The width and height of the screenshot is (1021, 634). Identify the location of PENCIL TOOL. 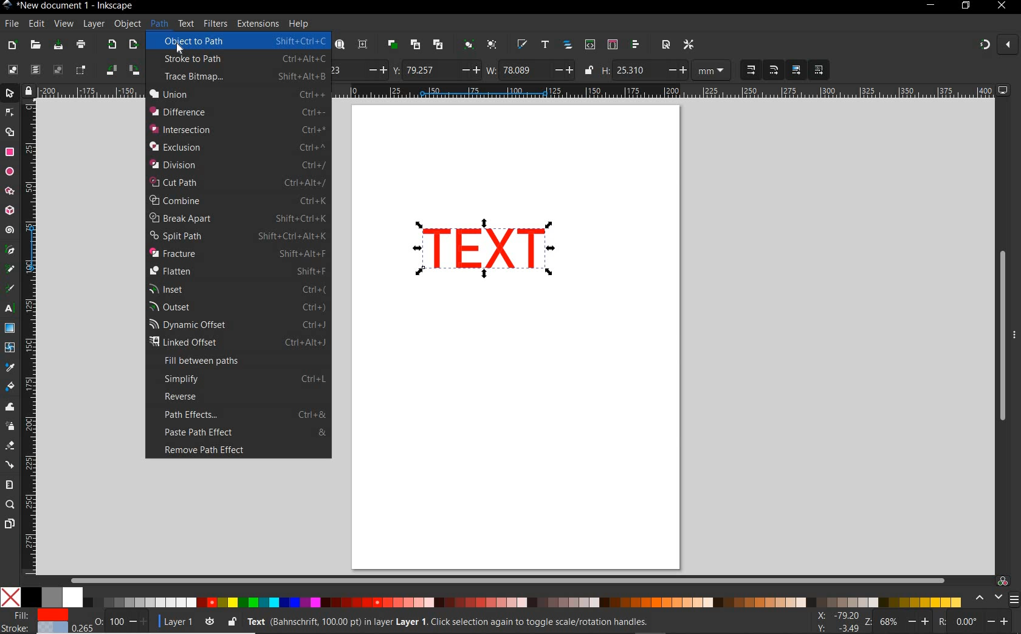
(10, 270).